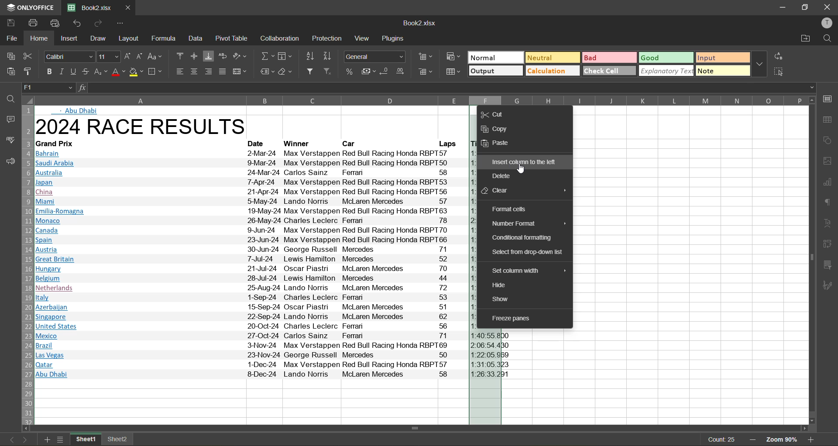 Image resolution: width=838 pixels, height=446 pixels. What do you see at coordinates (812, 257) in the screenshot?
I see `vertical scrollbar` at bounding box center [812, 257].